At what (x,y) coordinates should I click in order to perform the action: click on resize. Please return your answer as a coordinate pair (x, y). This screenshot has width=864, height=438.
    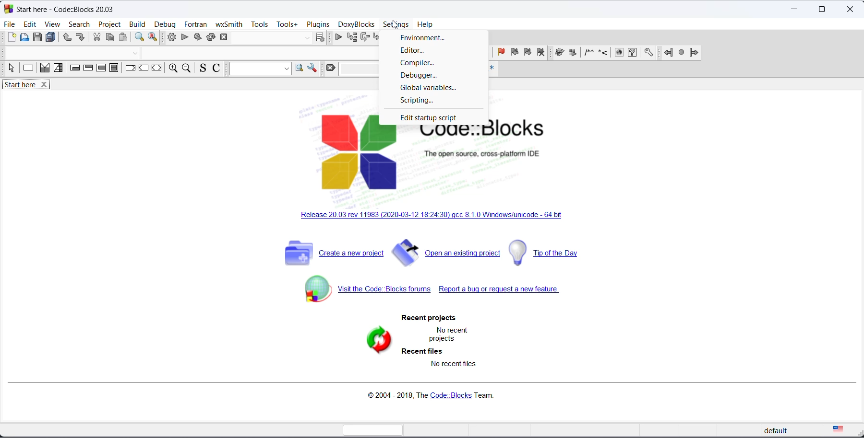
    Looking at the image, I should click on (822, 10).